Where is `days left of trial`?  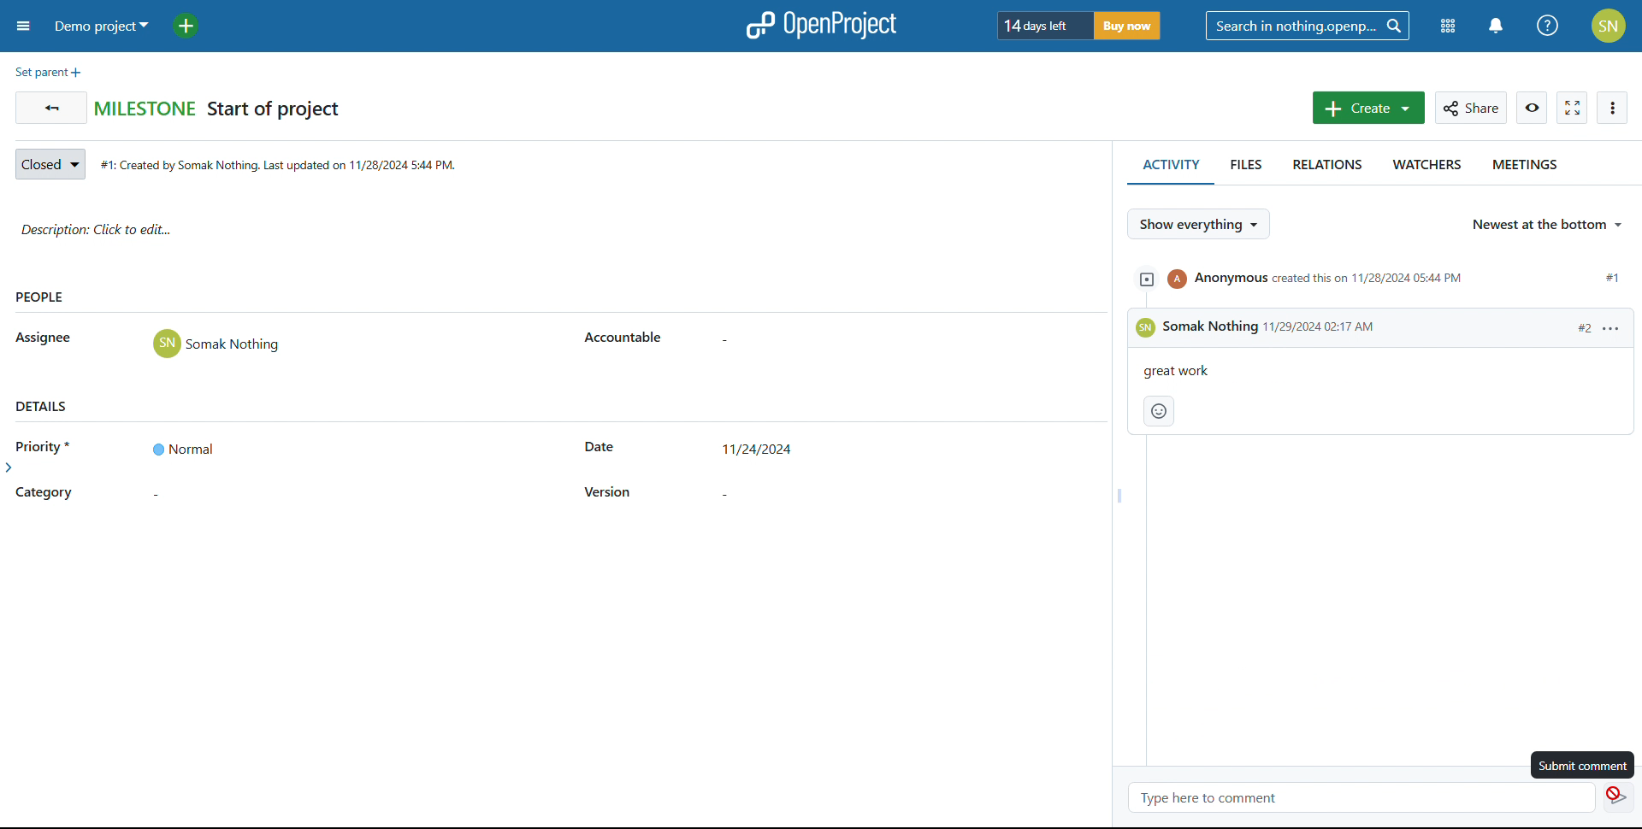 days left of trial is located at coordinates (1039, 25).